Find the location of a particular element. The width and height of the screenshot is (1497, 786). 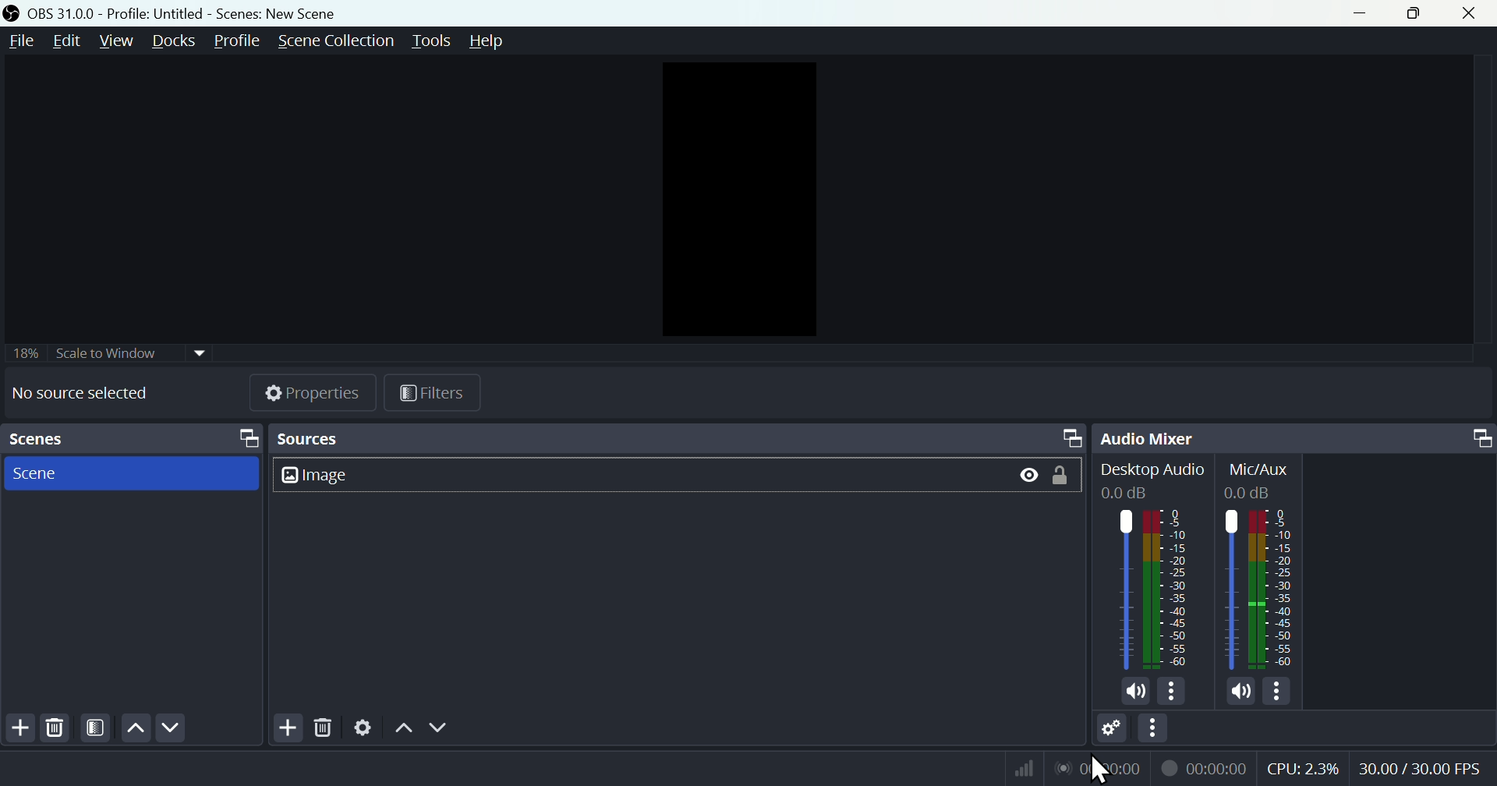

Up is located at coordinates (405, 725).